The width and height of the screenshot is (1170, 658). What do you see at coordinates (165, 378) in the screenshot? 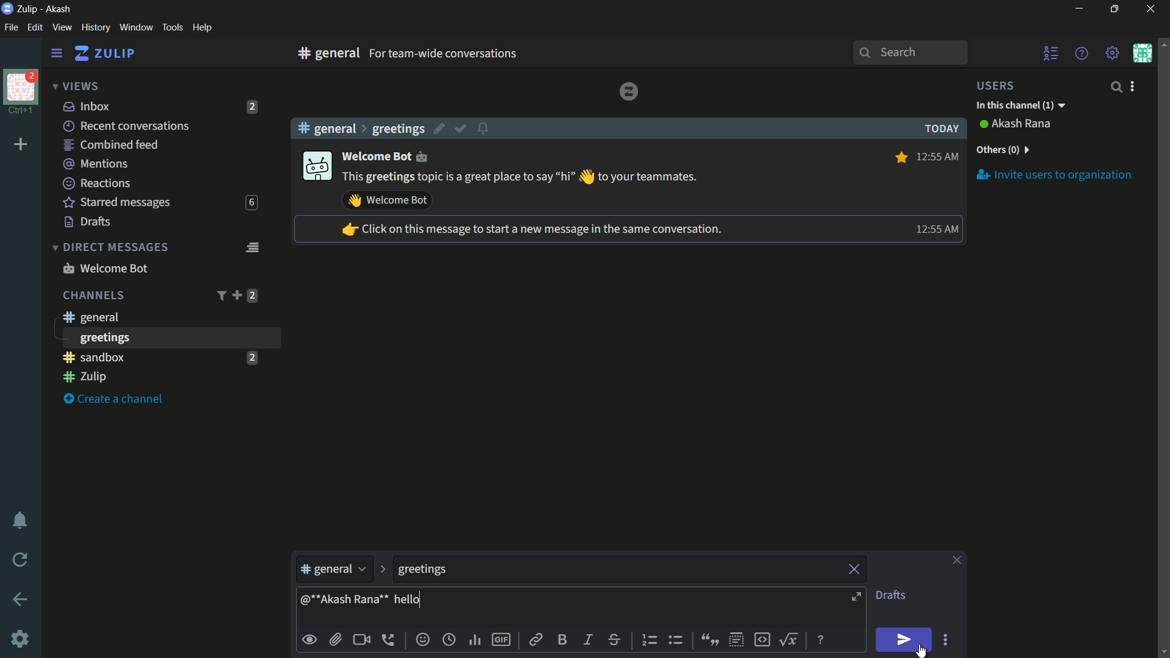
I see `zulip channel` at bounding box center [165, 378].